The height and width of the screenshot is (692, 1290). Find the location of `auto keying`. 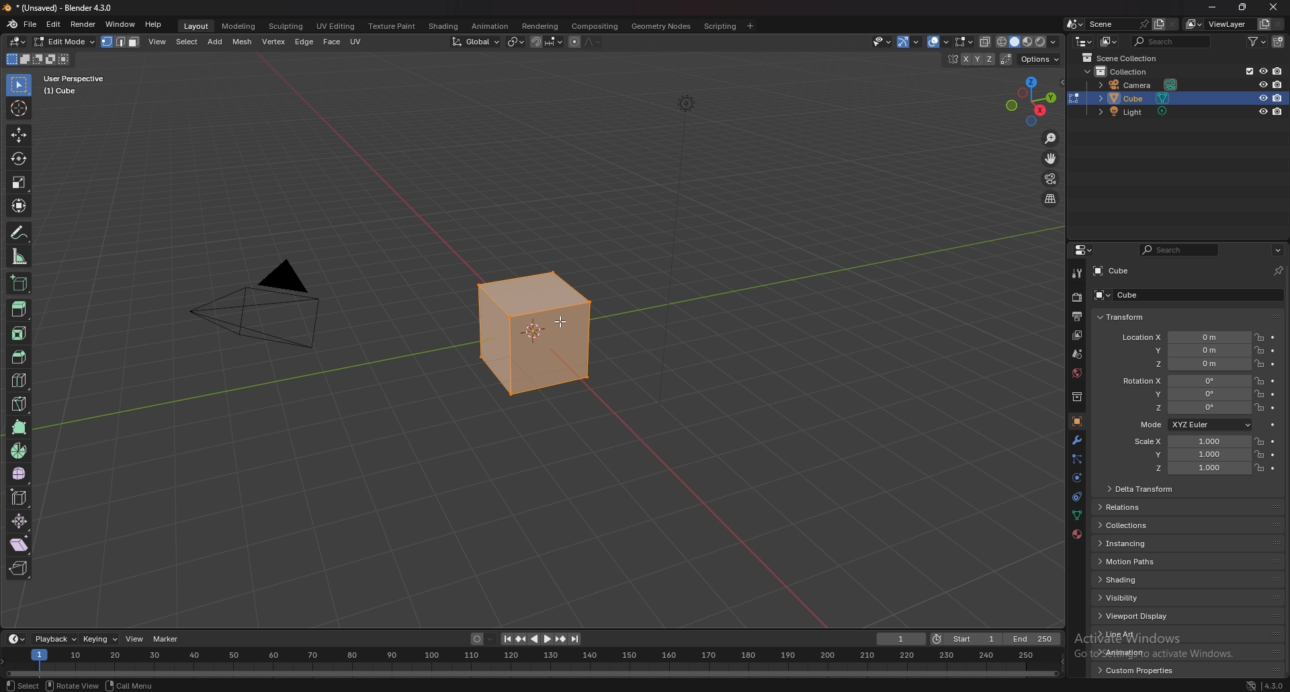

auto keying is located at coordinates (482, 639).